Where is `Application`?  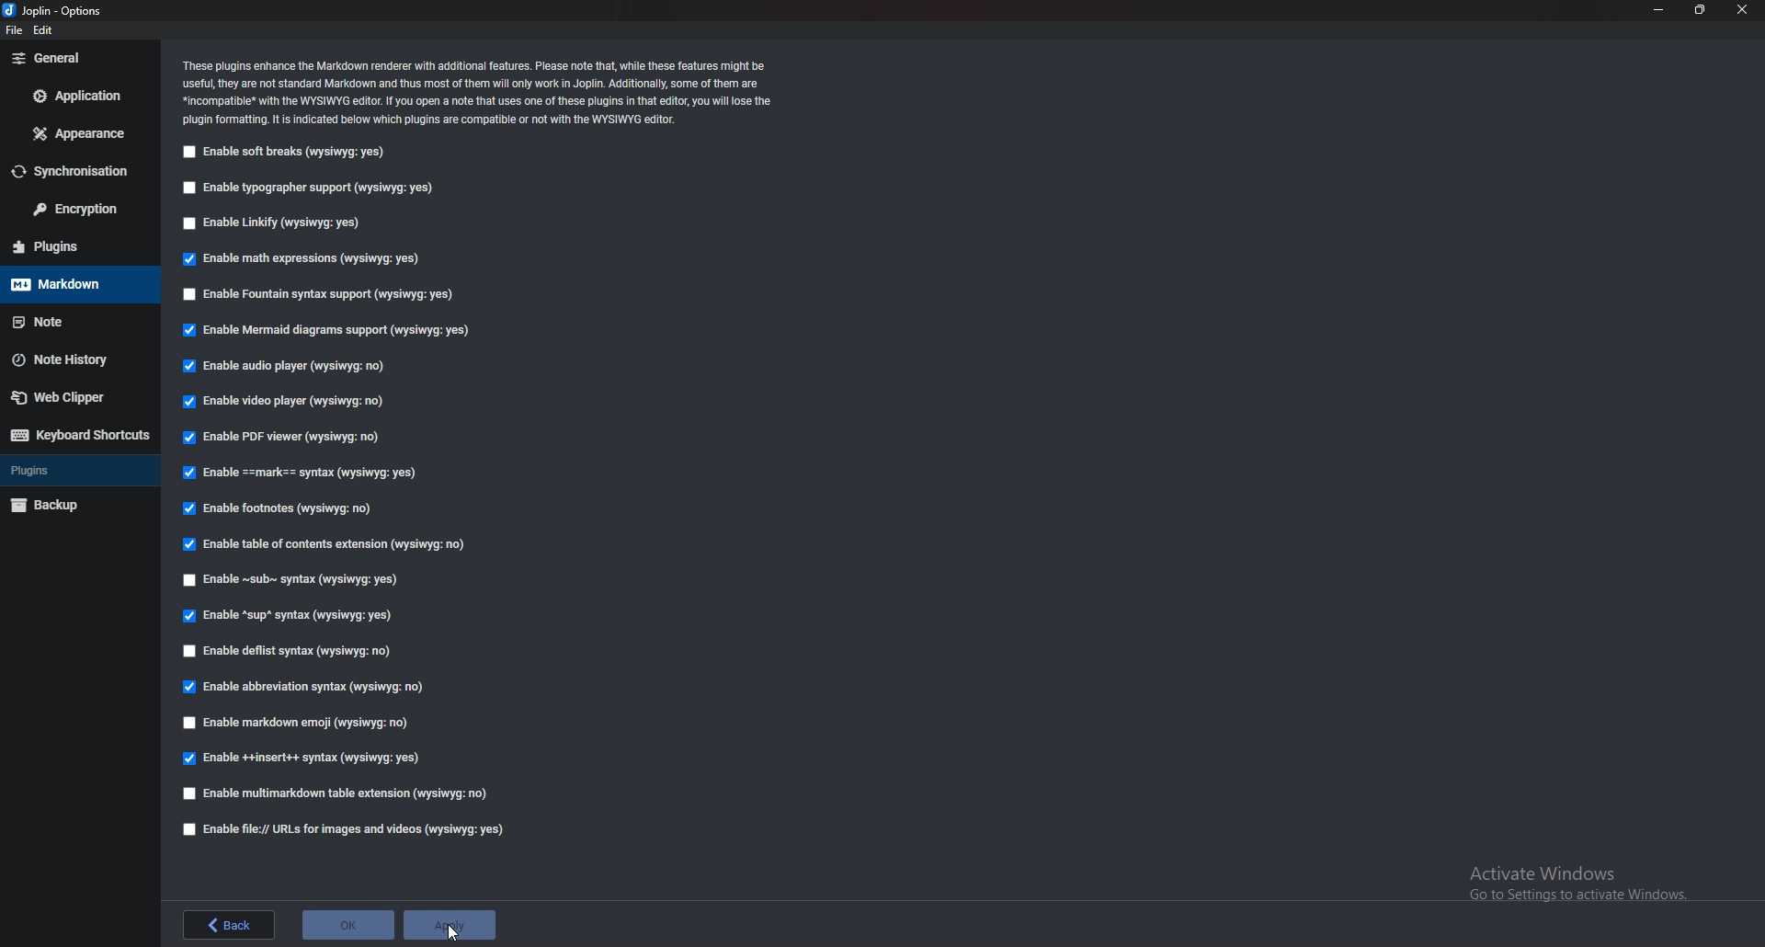
Application is located at coordinates (79, 95).